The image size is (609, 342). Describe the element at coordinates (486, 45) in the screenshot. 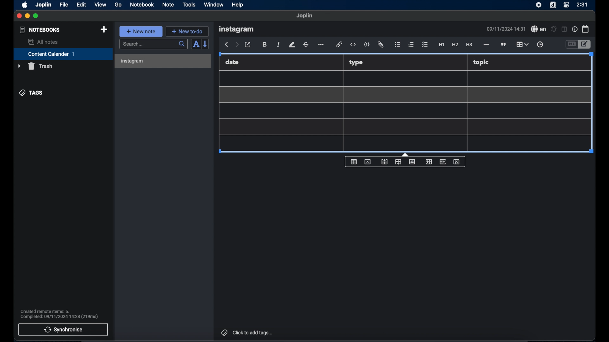

I see `horizontal line` at that location.